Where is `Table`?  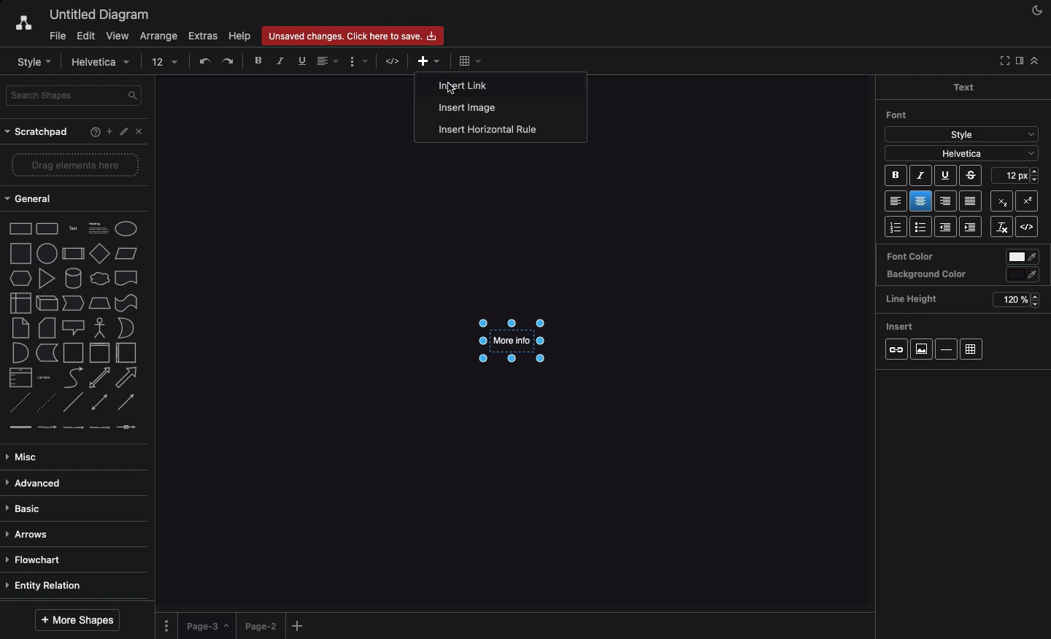
Table is located at coordinates (971, 350).